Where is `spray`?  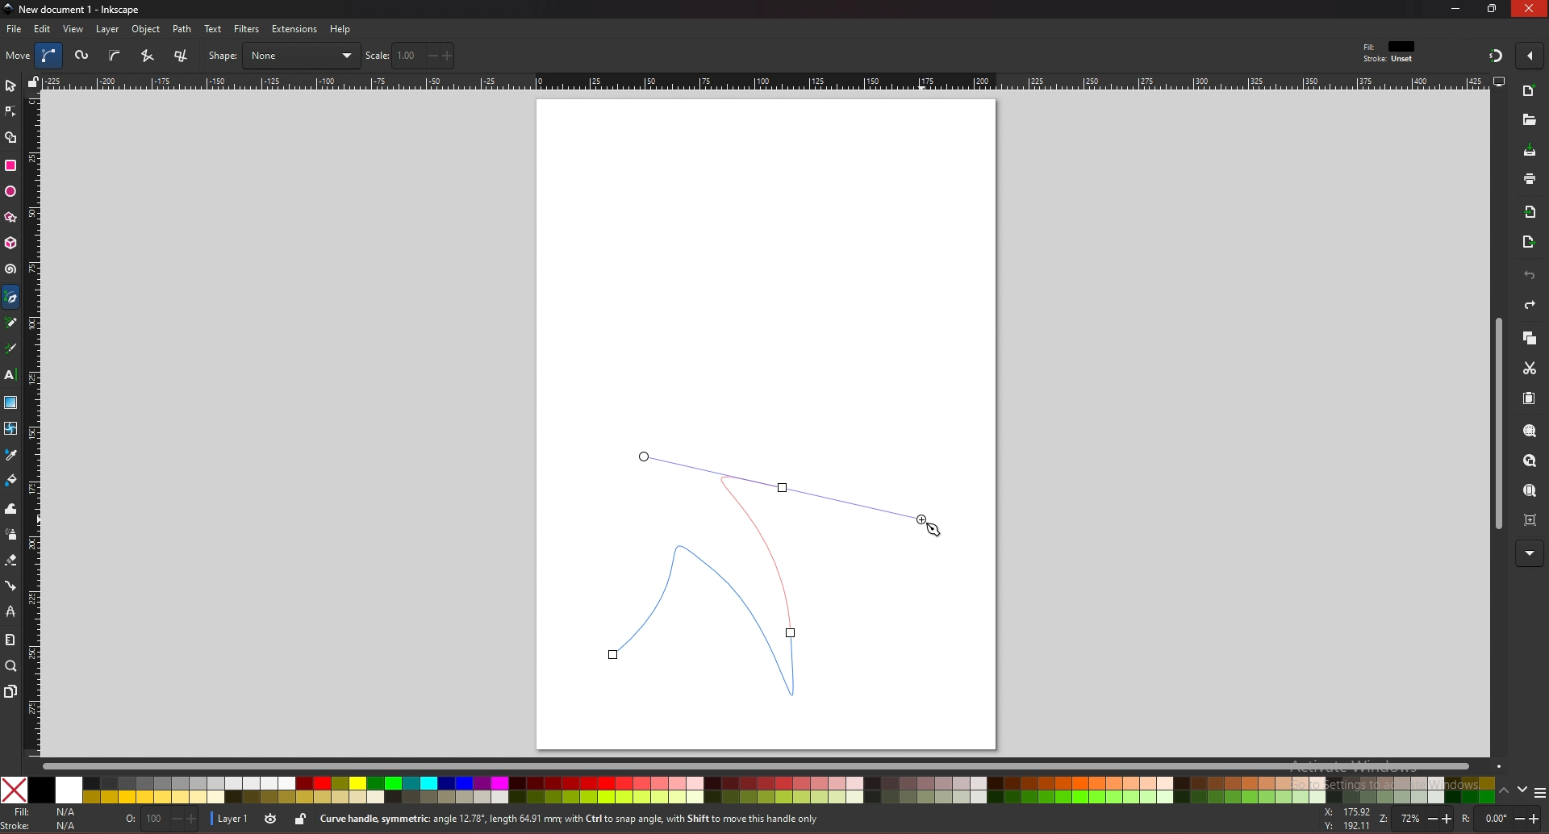 spray is located at coordinates (10, 535).